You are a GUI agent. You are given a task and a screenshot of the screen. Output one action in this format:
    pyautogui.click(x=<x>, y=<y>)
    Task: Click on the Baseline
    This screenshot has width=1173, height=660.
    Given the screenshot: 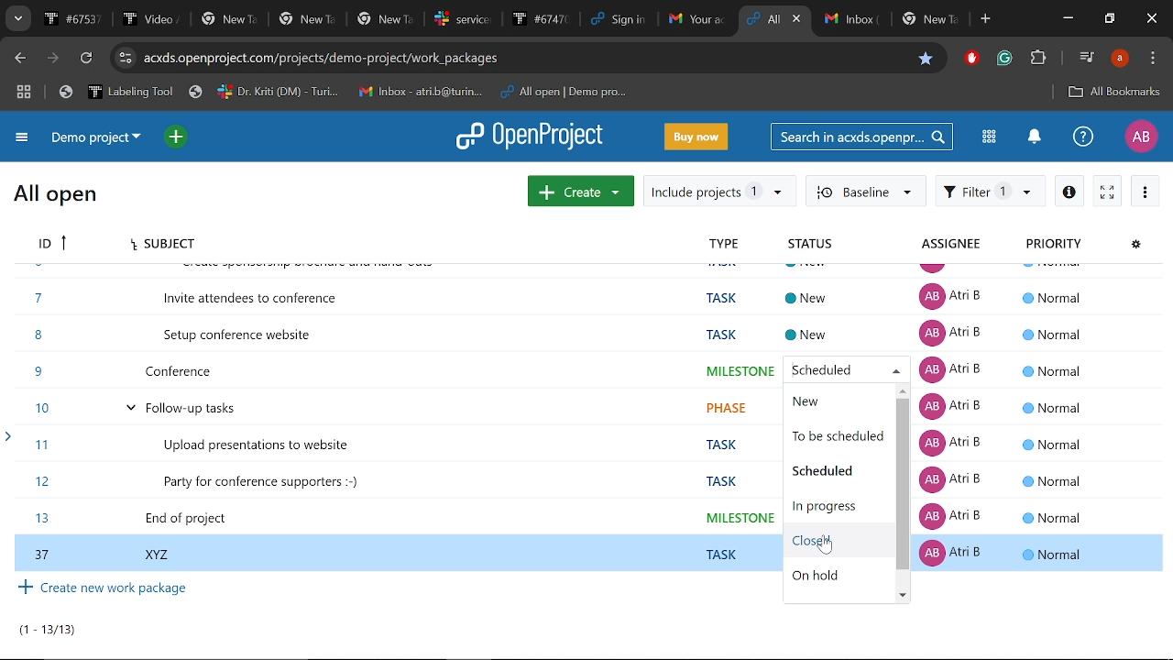 What is the action you would take?
    pyautogui.click(x=866, y=189)
    